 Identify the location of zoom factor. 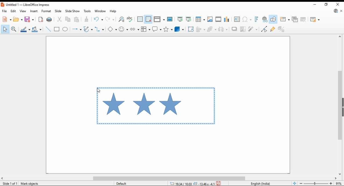
(339, 183).